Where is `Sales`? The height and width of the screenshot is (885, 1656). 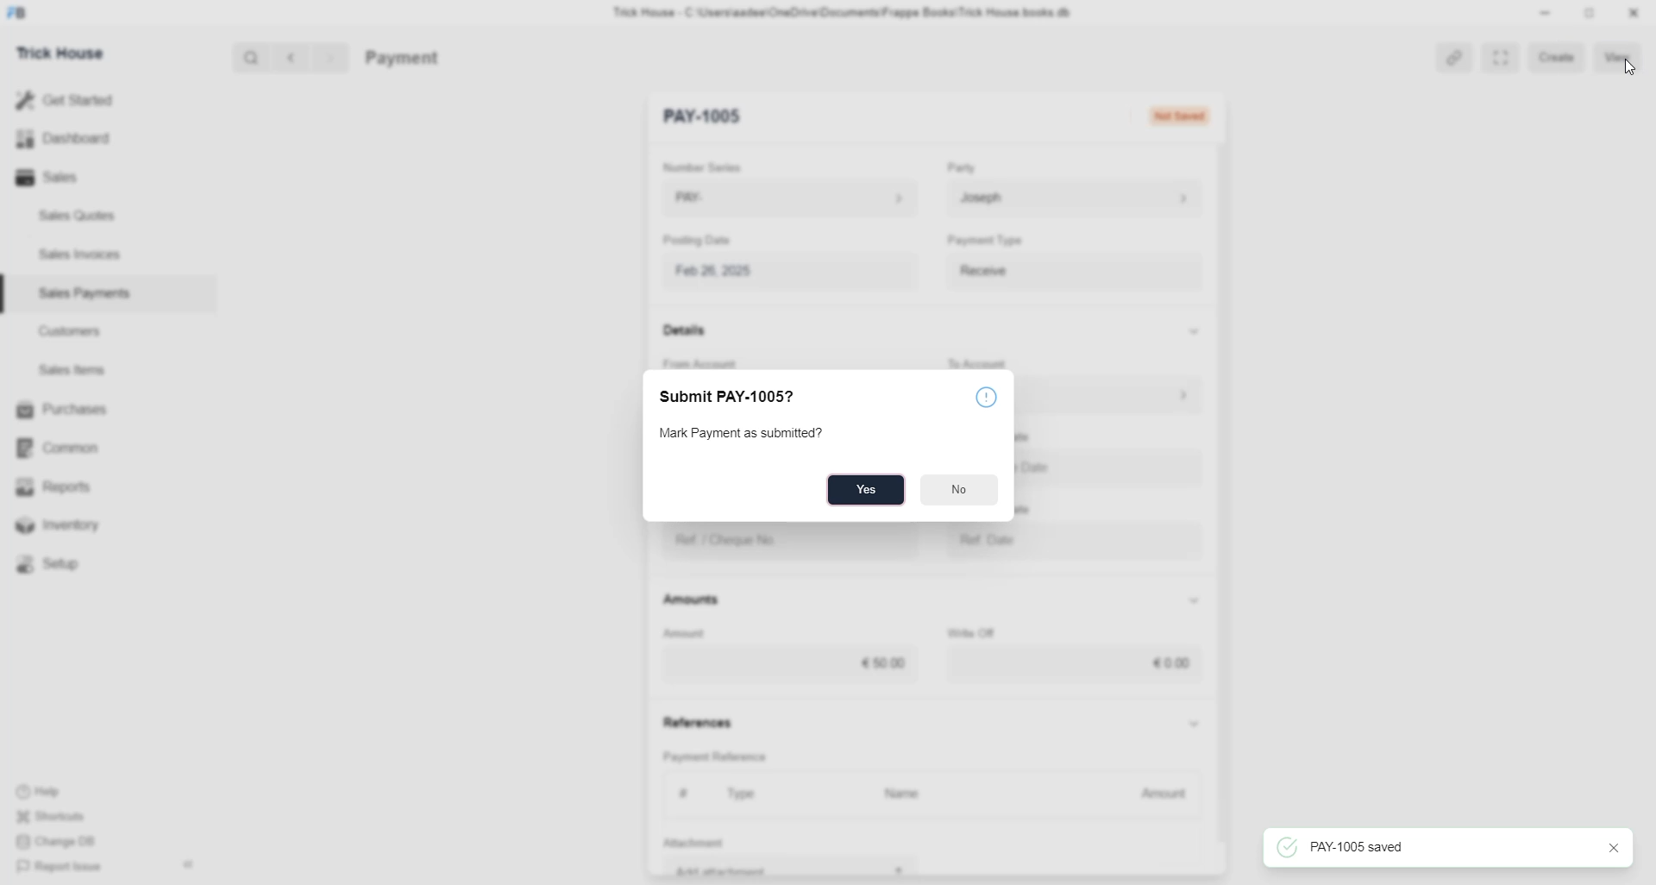
Sales is located at coordinates (52, 178).